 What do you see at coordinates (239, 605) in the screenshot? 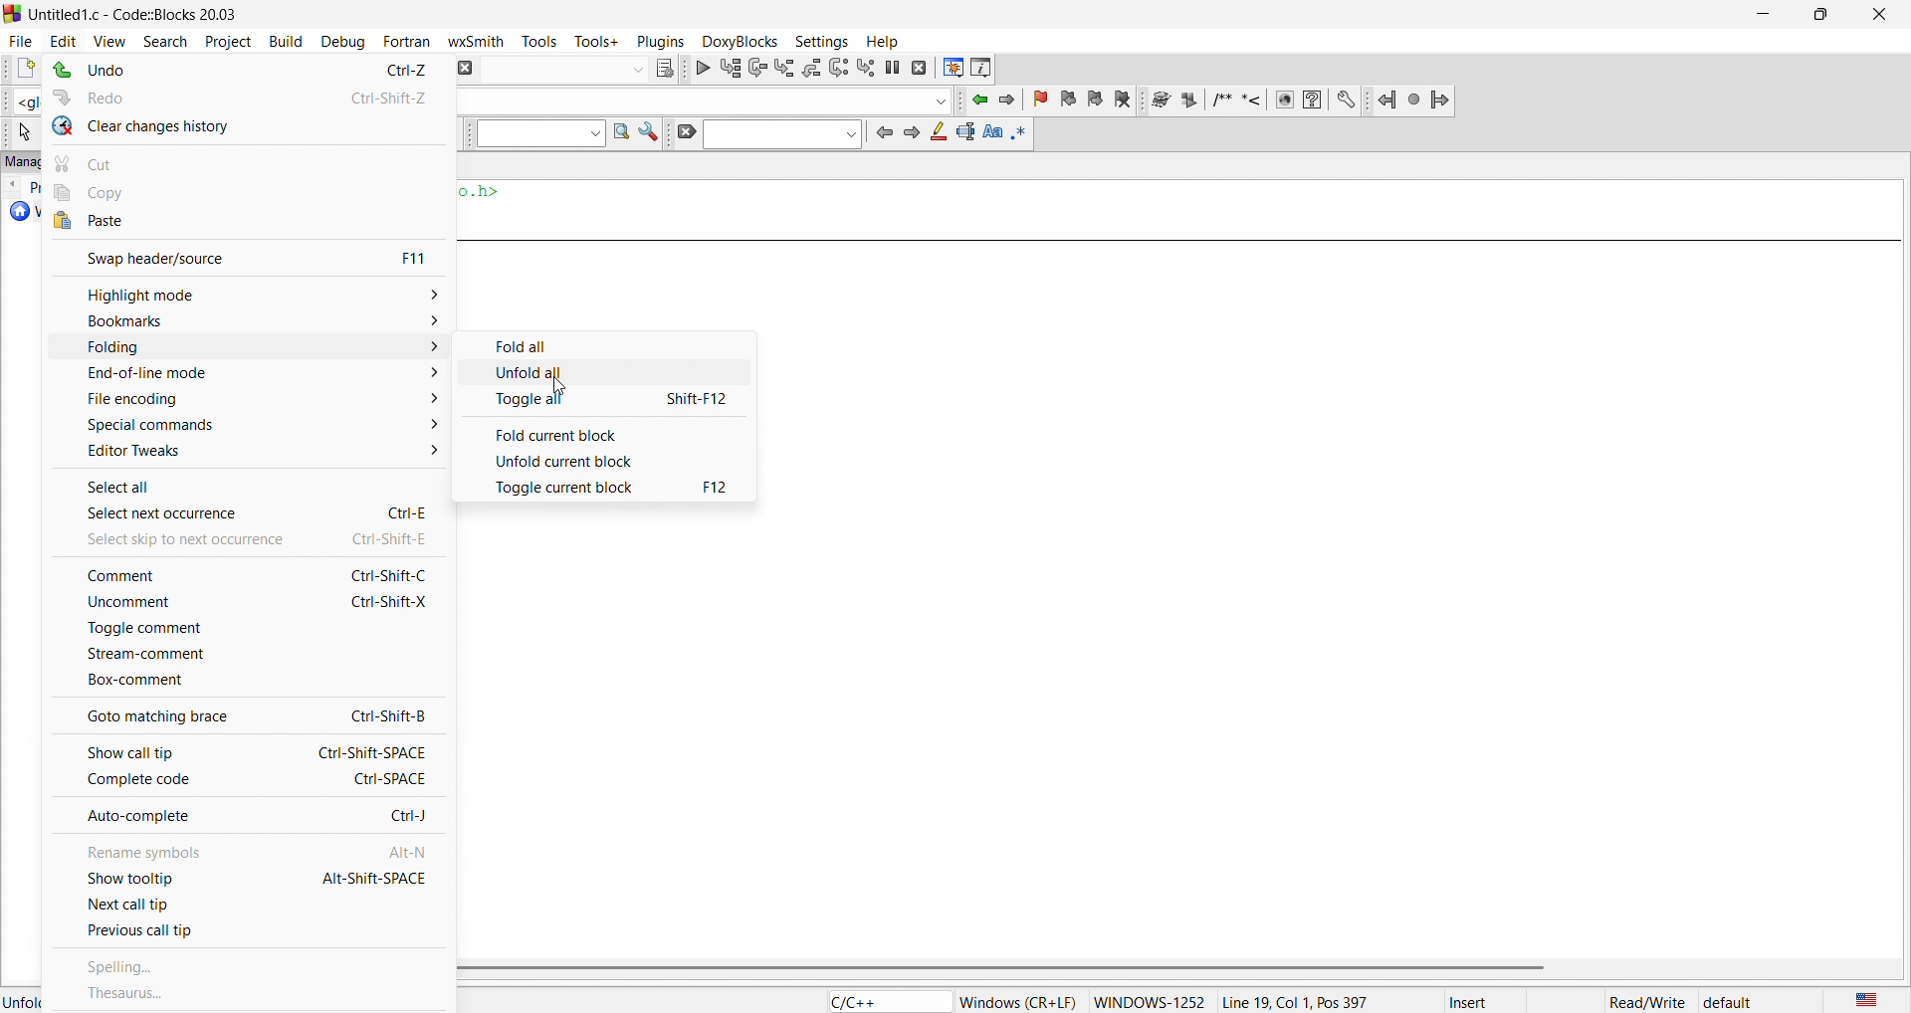
I see `uncomment` at bounding box center [239, 605].